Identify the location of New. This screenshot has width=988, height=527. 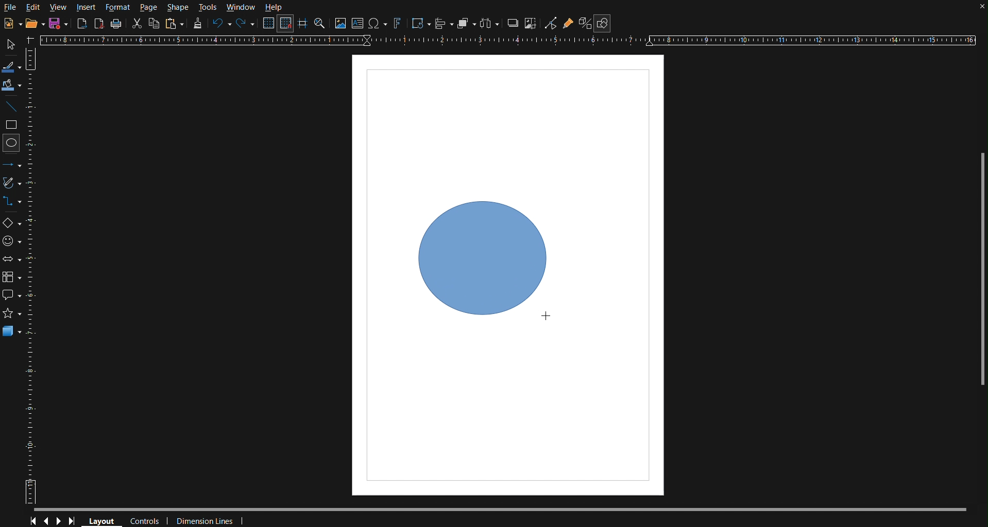
(57, 24).